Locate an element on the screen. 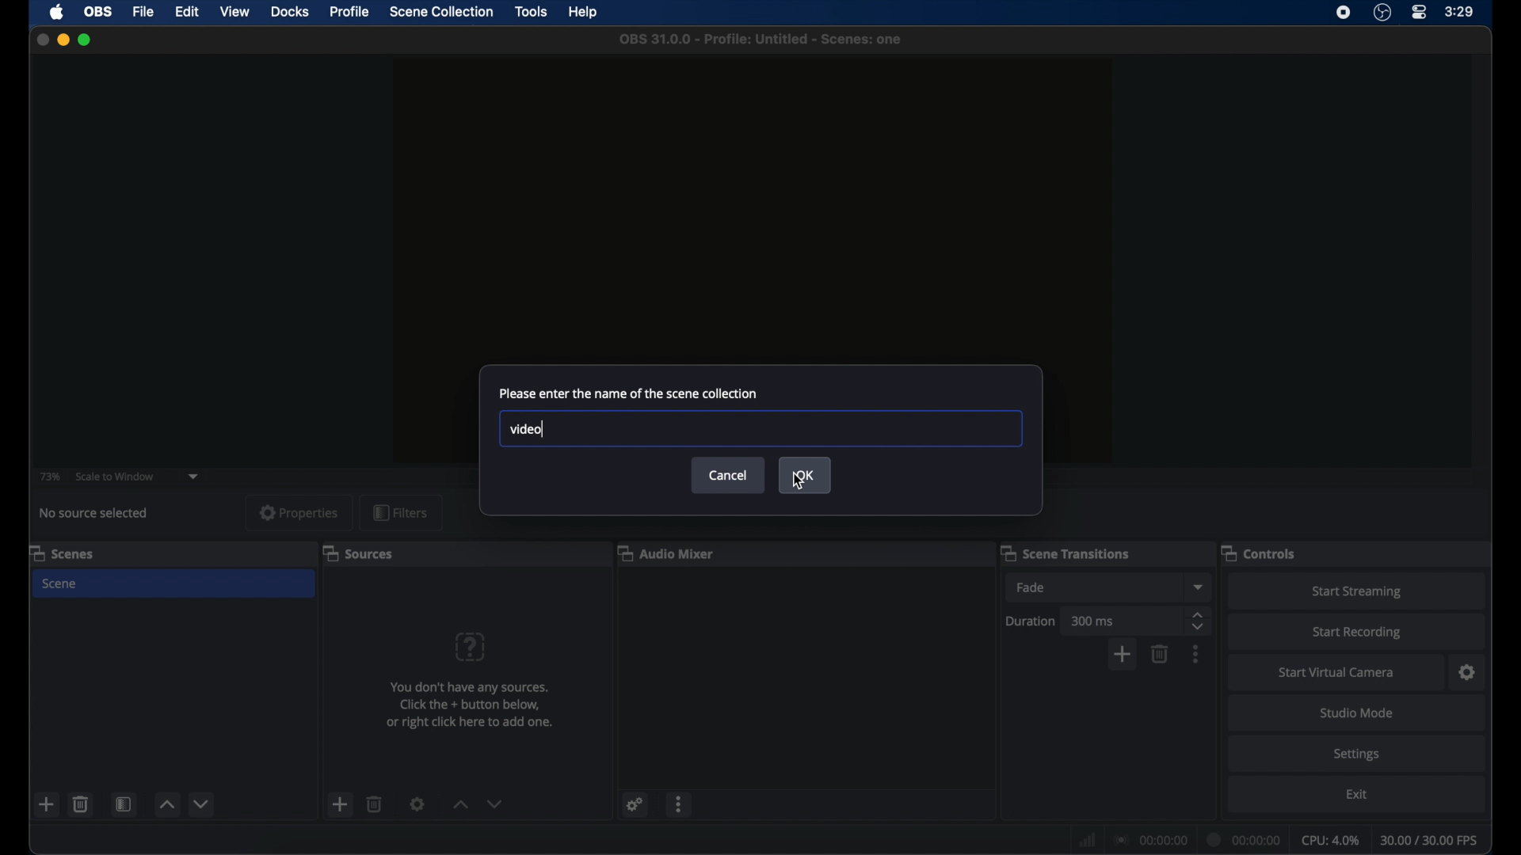  help is located at coordinates (585, 13).